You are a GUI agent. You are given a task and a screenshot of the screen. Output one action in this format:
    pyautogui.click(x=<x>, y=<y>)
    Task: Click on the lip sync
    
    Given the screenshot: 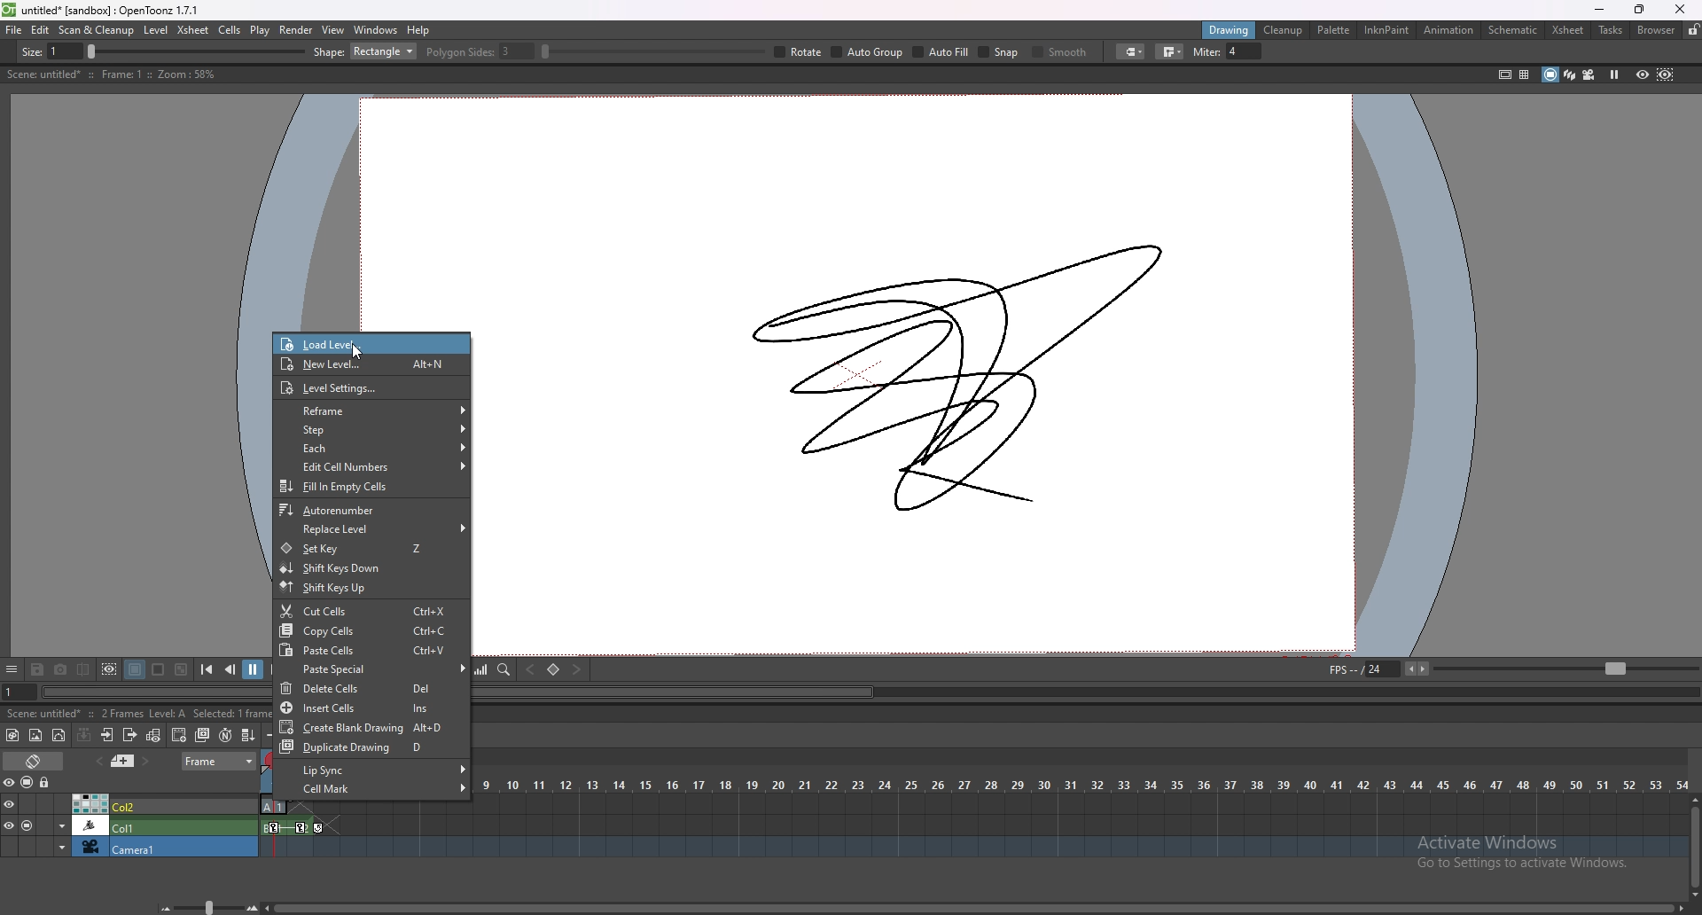 What is the action you would take?
    pyautogui.click(x=372, y=770)
    